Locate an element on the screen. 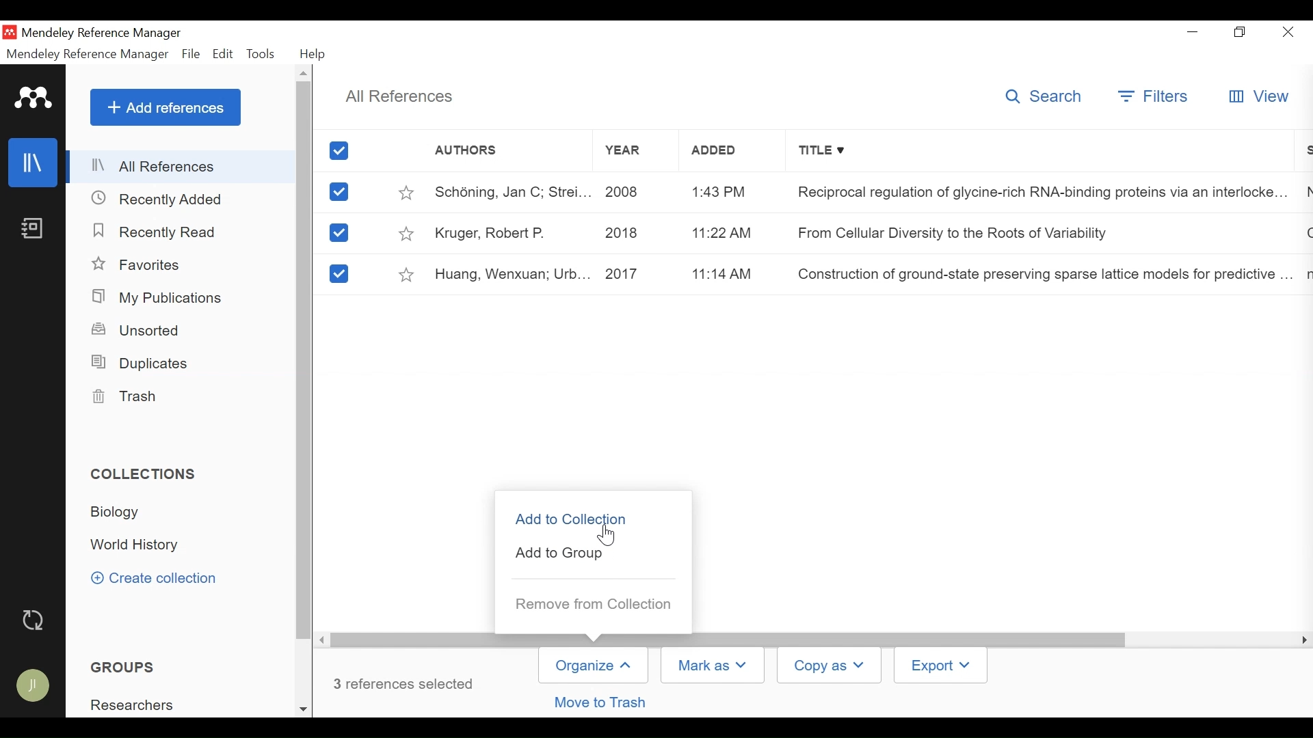  Journal Title is located at coordinates (1036, 233).